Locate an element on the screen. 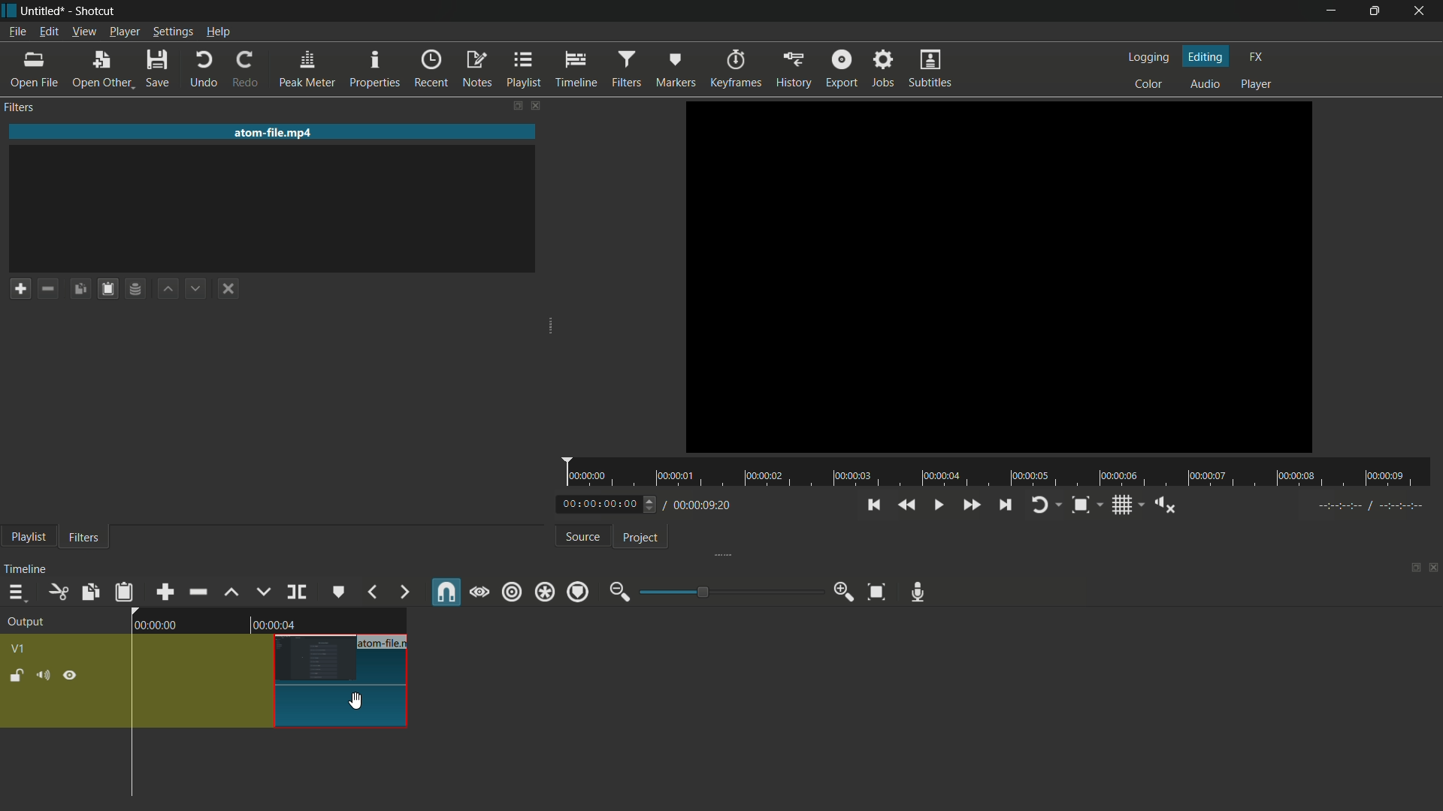 The height and width of the screenshot is (811, 1443). quickly play backward is located at coordinates (907, 505).